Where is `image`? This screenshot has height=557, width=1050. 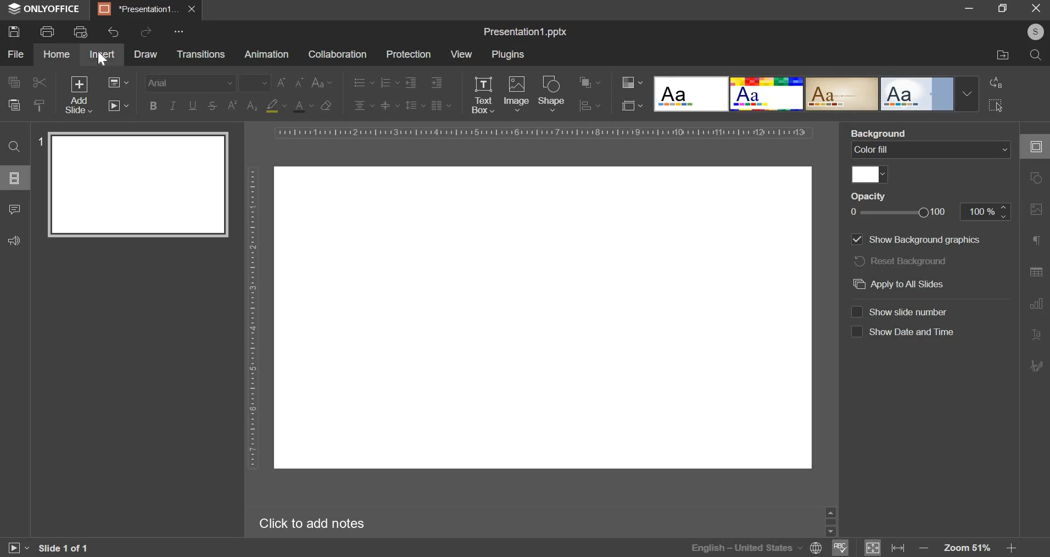 image is located at coordinates (517, 92).